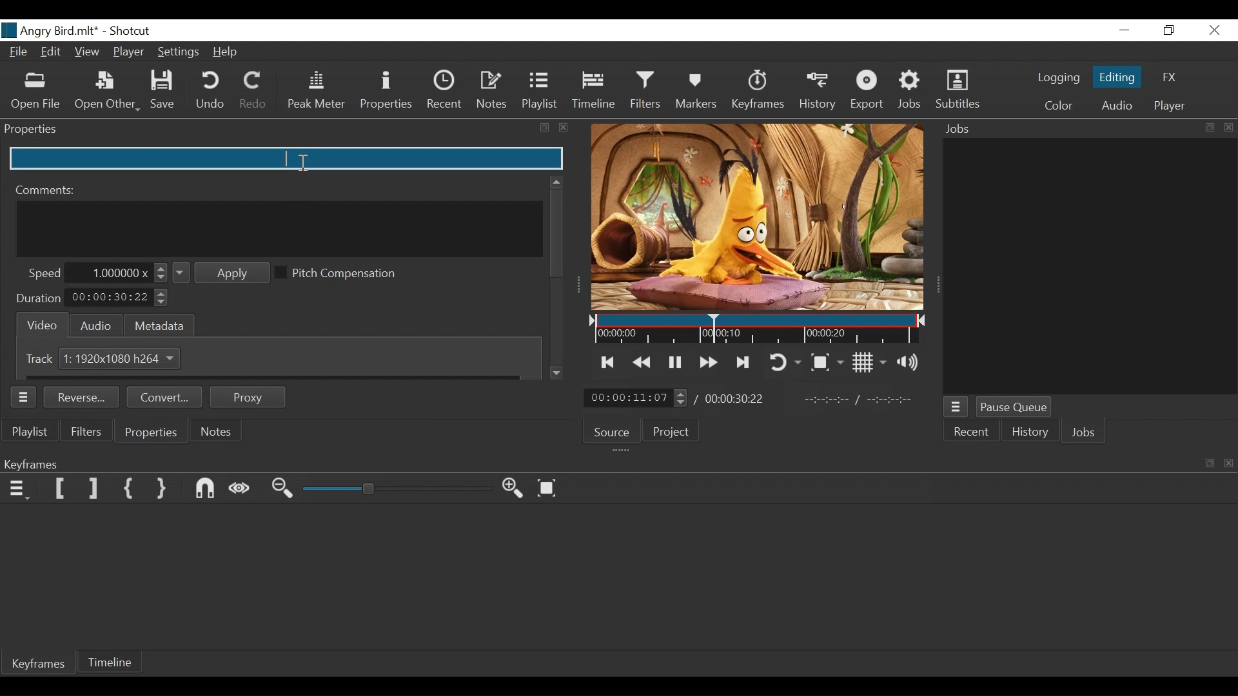 The width and height of the screenshot is (1238, 696). I want to click on Keyframe, so click(42, 666).